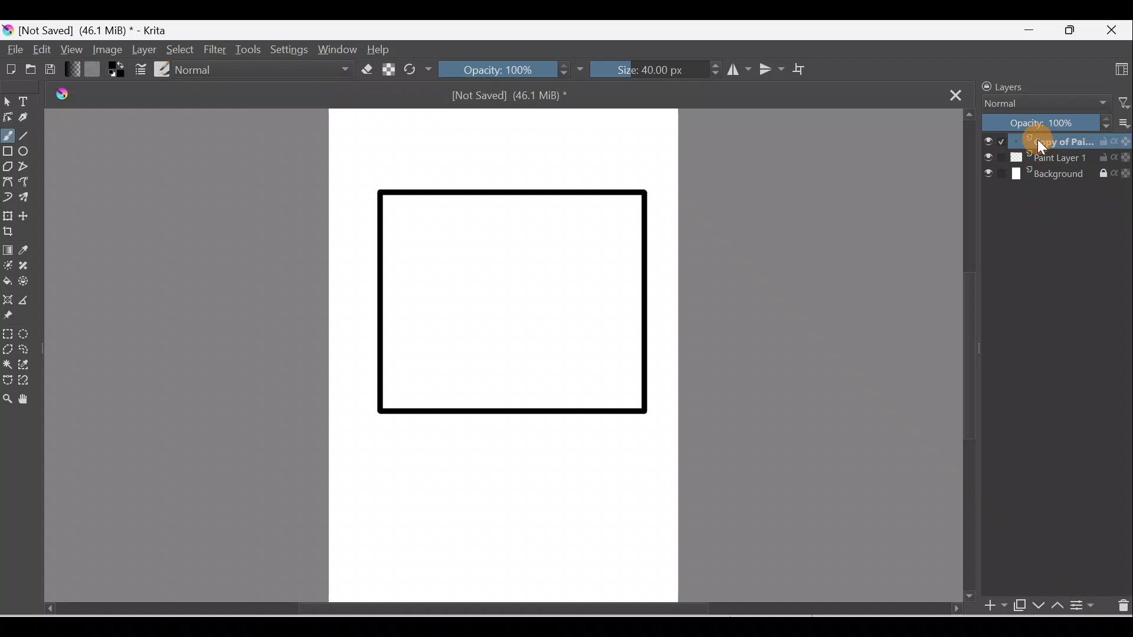 This screenshot has height=637, width=1133. What do you see at coordinates (9, 182) in the screenshot?
I see `Bezier curve tool` at bounding box center [9, 182].